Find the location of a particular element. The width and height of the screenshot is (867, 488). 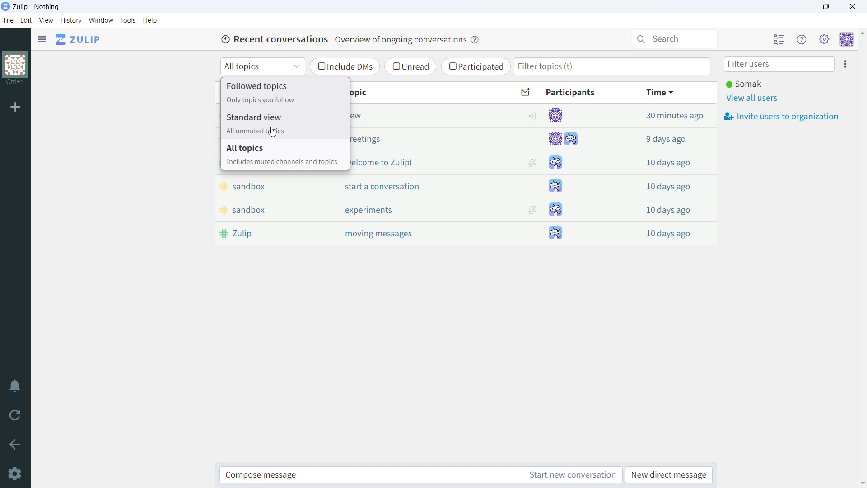

scroll up is located at coordinates (862, 33).